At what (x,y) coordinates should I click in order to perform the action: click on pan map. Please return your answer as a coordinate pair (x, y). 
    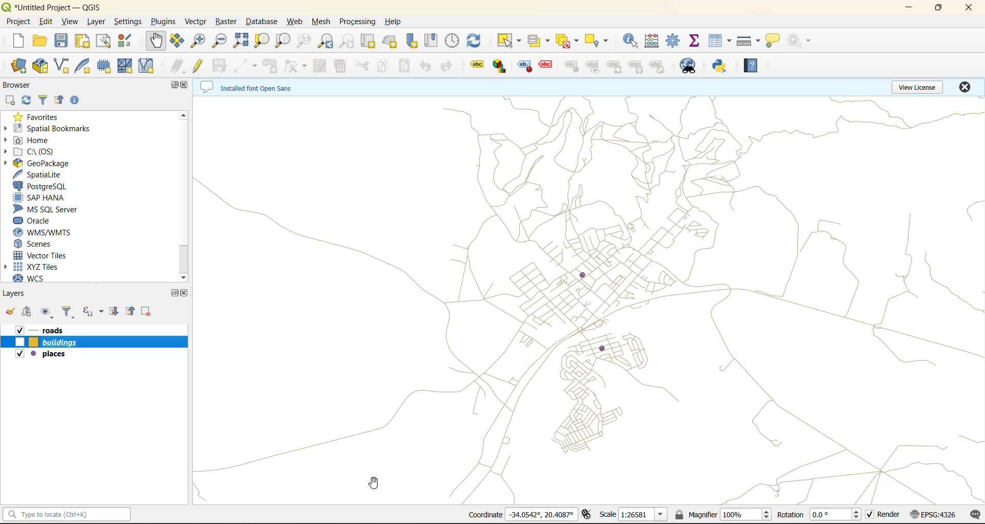
    Looking at the image, I should click on (152, 43).